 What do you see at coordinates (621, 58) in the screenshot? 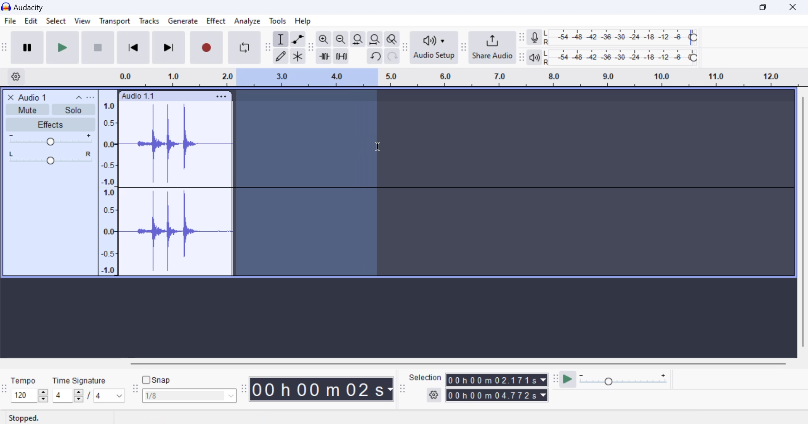
I see `Playback Level` at bounding box center [621, 58].